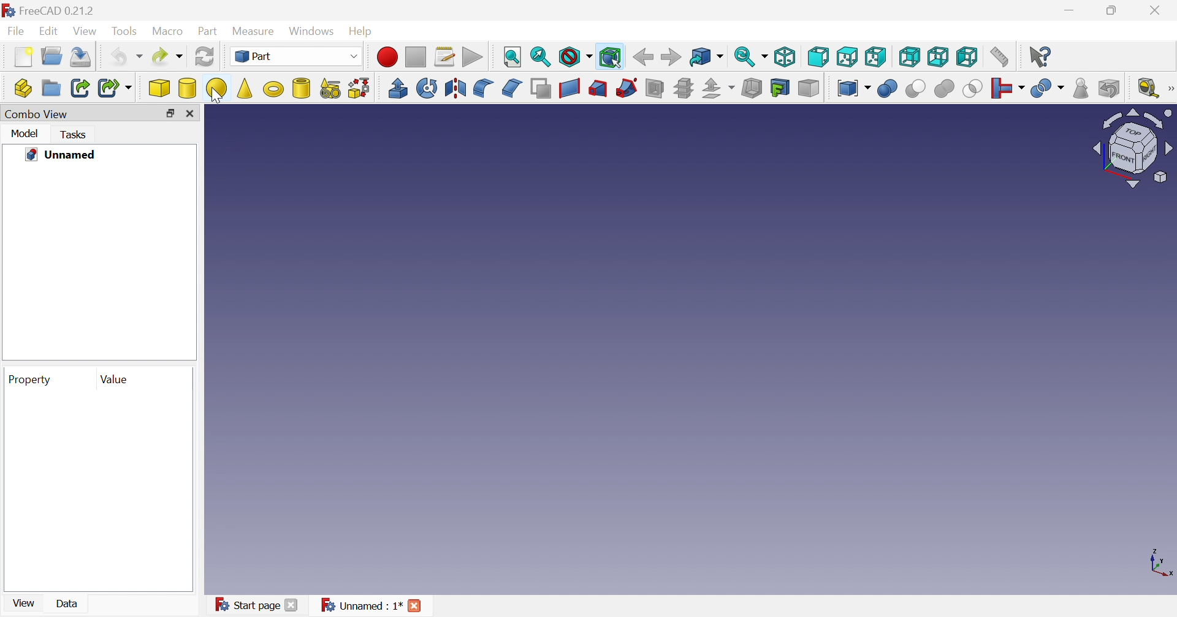 Image resolution: width=1177 pixels, height=617 pixels. What do you see at coordinates (208, 32) in the screenshot?
I see `Part` at bounding box center [208, 32].